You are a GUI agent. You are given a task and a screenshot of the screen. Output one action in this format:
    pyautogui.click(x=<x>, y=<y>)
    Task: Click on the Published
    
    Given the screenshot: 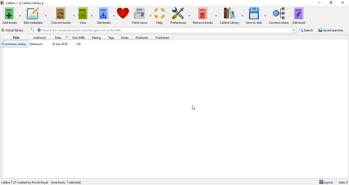 What is the action you would take?
    pyautogui.click(x=162, y=37)
    